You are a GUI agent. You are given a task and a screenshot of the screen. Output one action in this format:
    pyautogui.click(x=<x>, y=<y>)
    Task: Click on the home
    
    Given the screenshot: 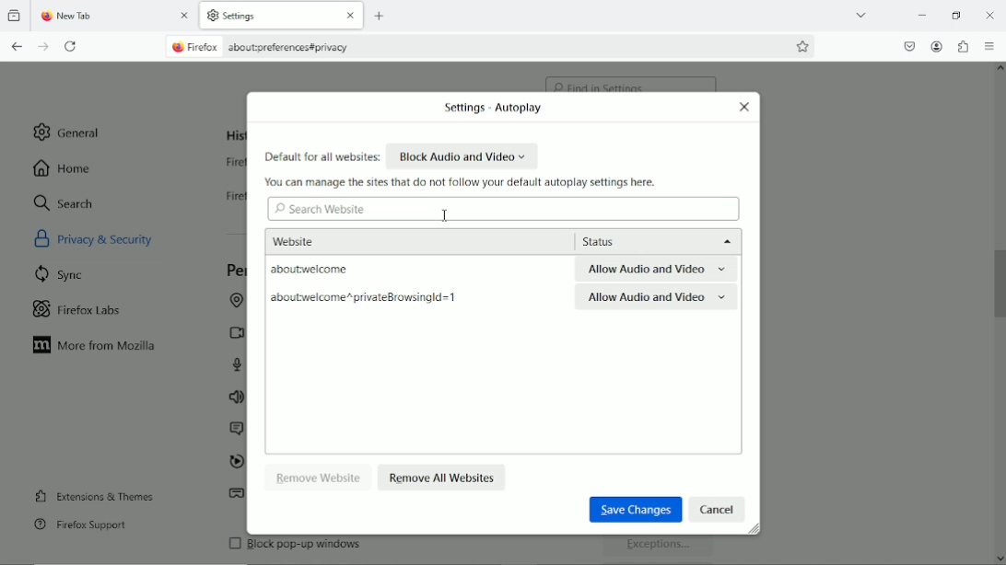 What is the action you would take?
    pyautogui.click(x=64, y=167)
    